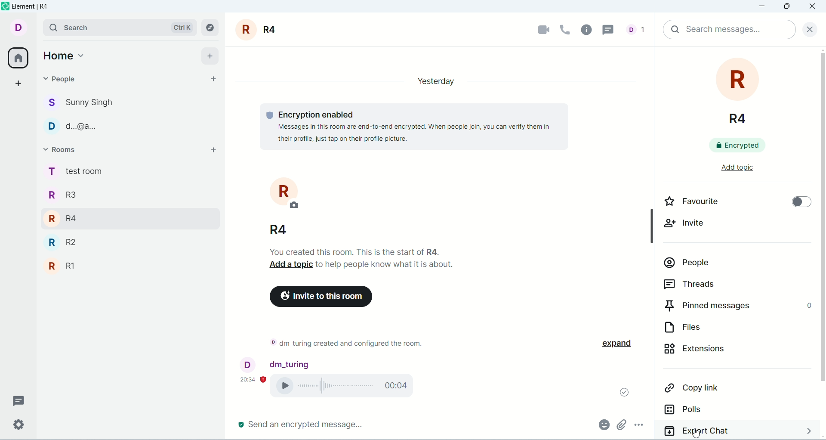  I want to click on time, so click(253, 378).